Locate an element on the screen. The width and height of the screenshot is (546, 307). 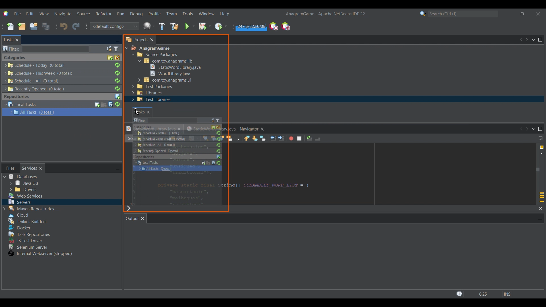
Pause I/O checks is located at coordinates (286, 26).